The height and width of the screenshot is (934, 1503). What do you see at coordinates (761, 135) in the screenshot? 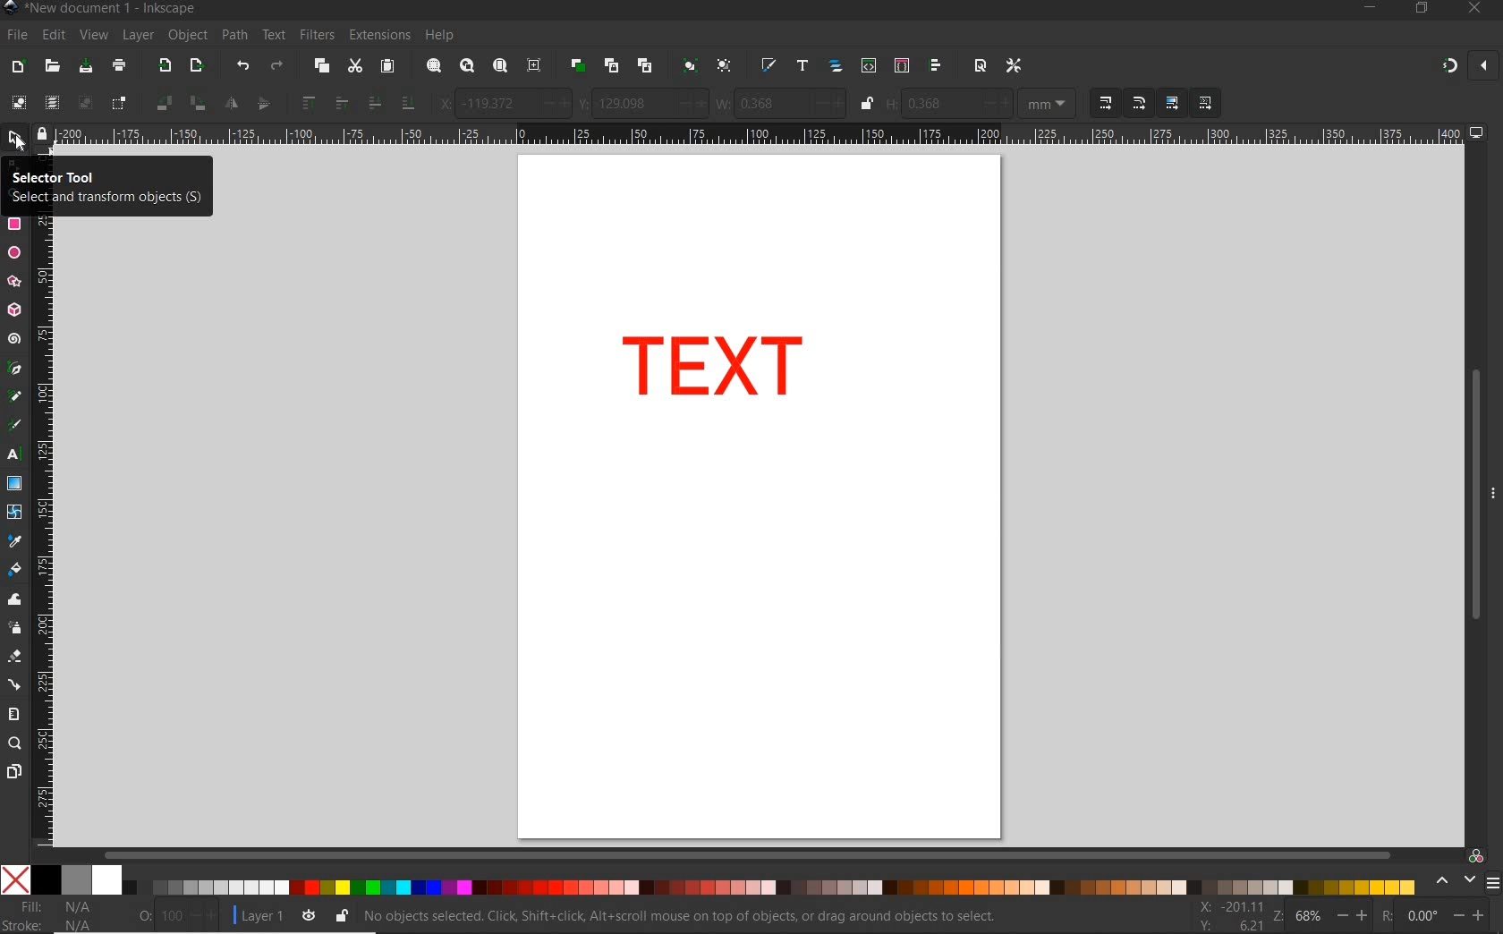
I see `RULER` at bounding box center [761, 135].